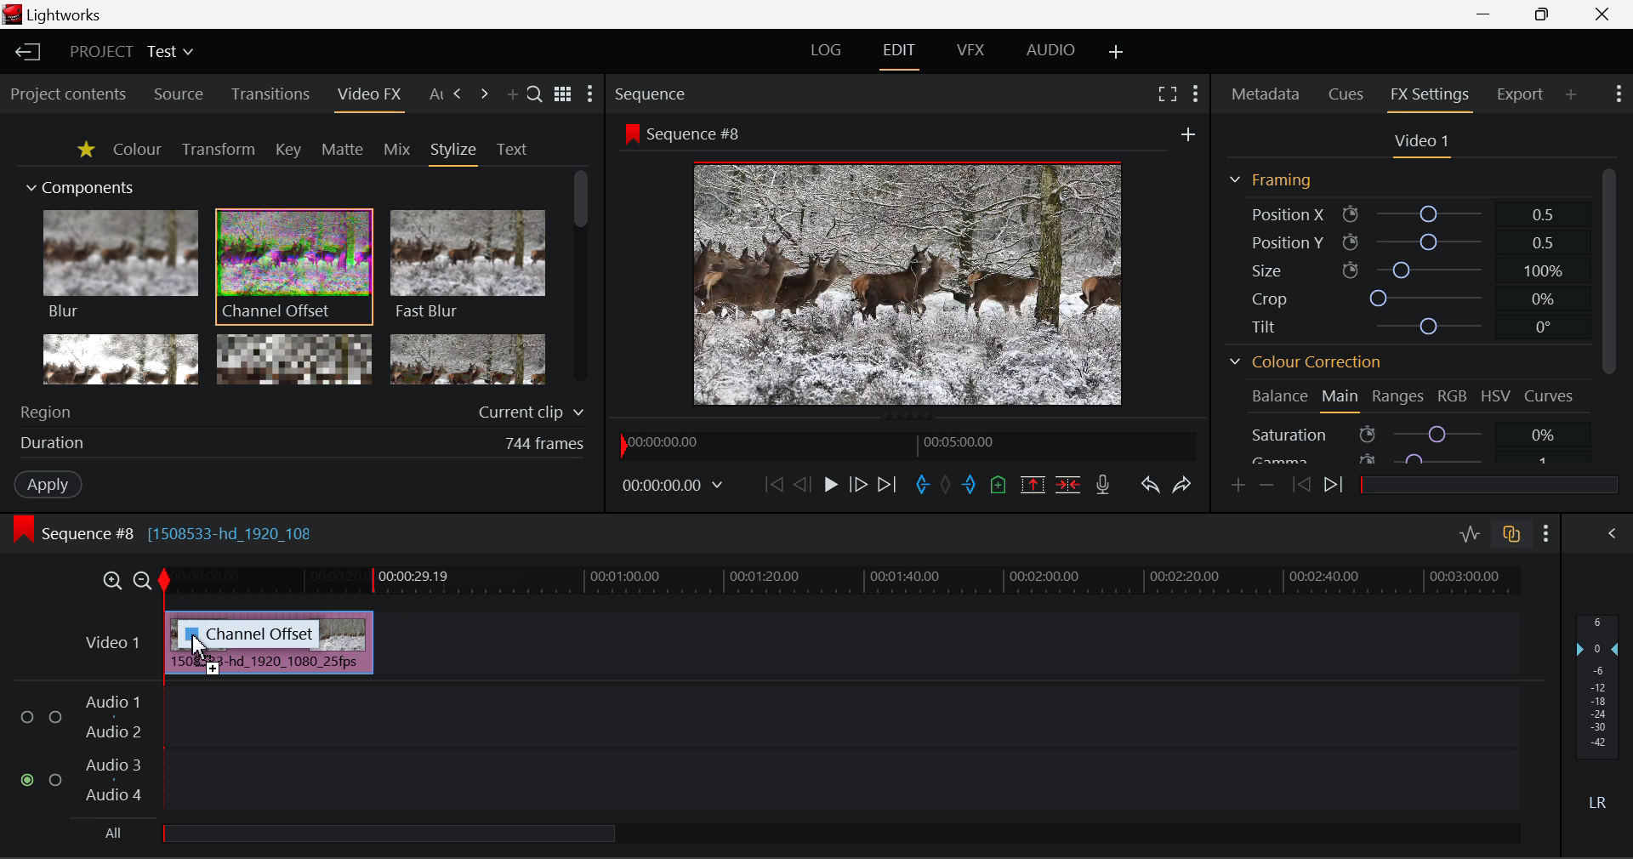 Image resolution: width=1633 pixels, height=859 pixels. What do you see at coordinates (67, 95) in the screenshot?
I see `Project contents` at bounding box center [67, 95].